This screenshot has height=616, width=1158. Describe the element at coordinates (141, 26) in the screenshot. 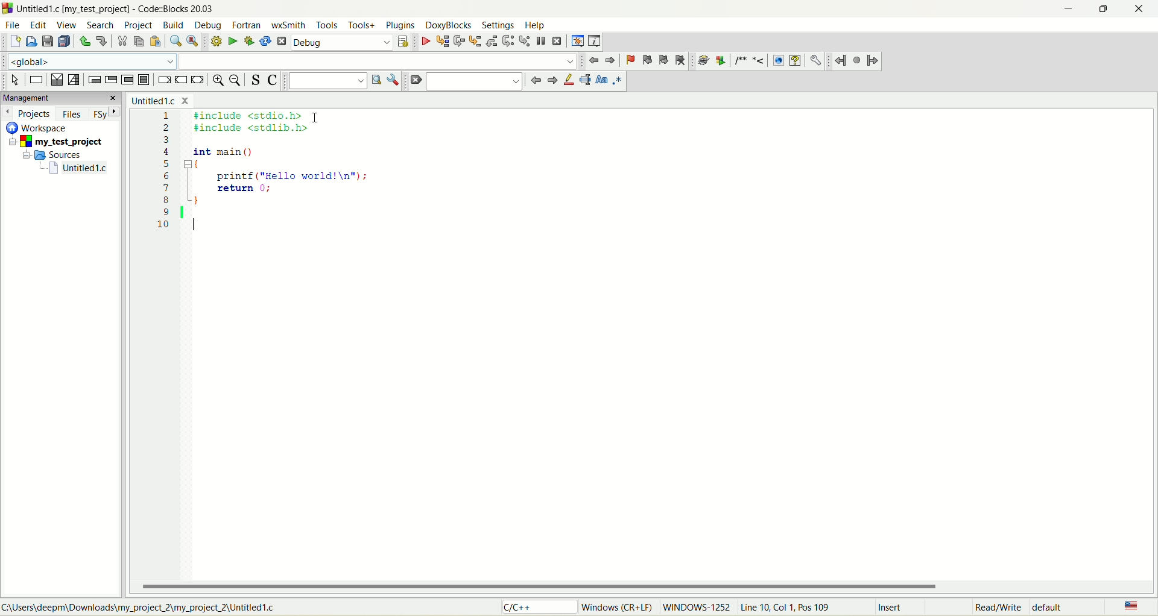

I see `project` at that location.